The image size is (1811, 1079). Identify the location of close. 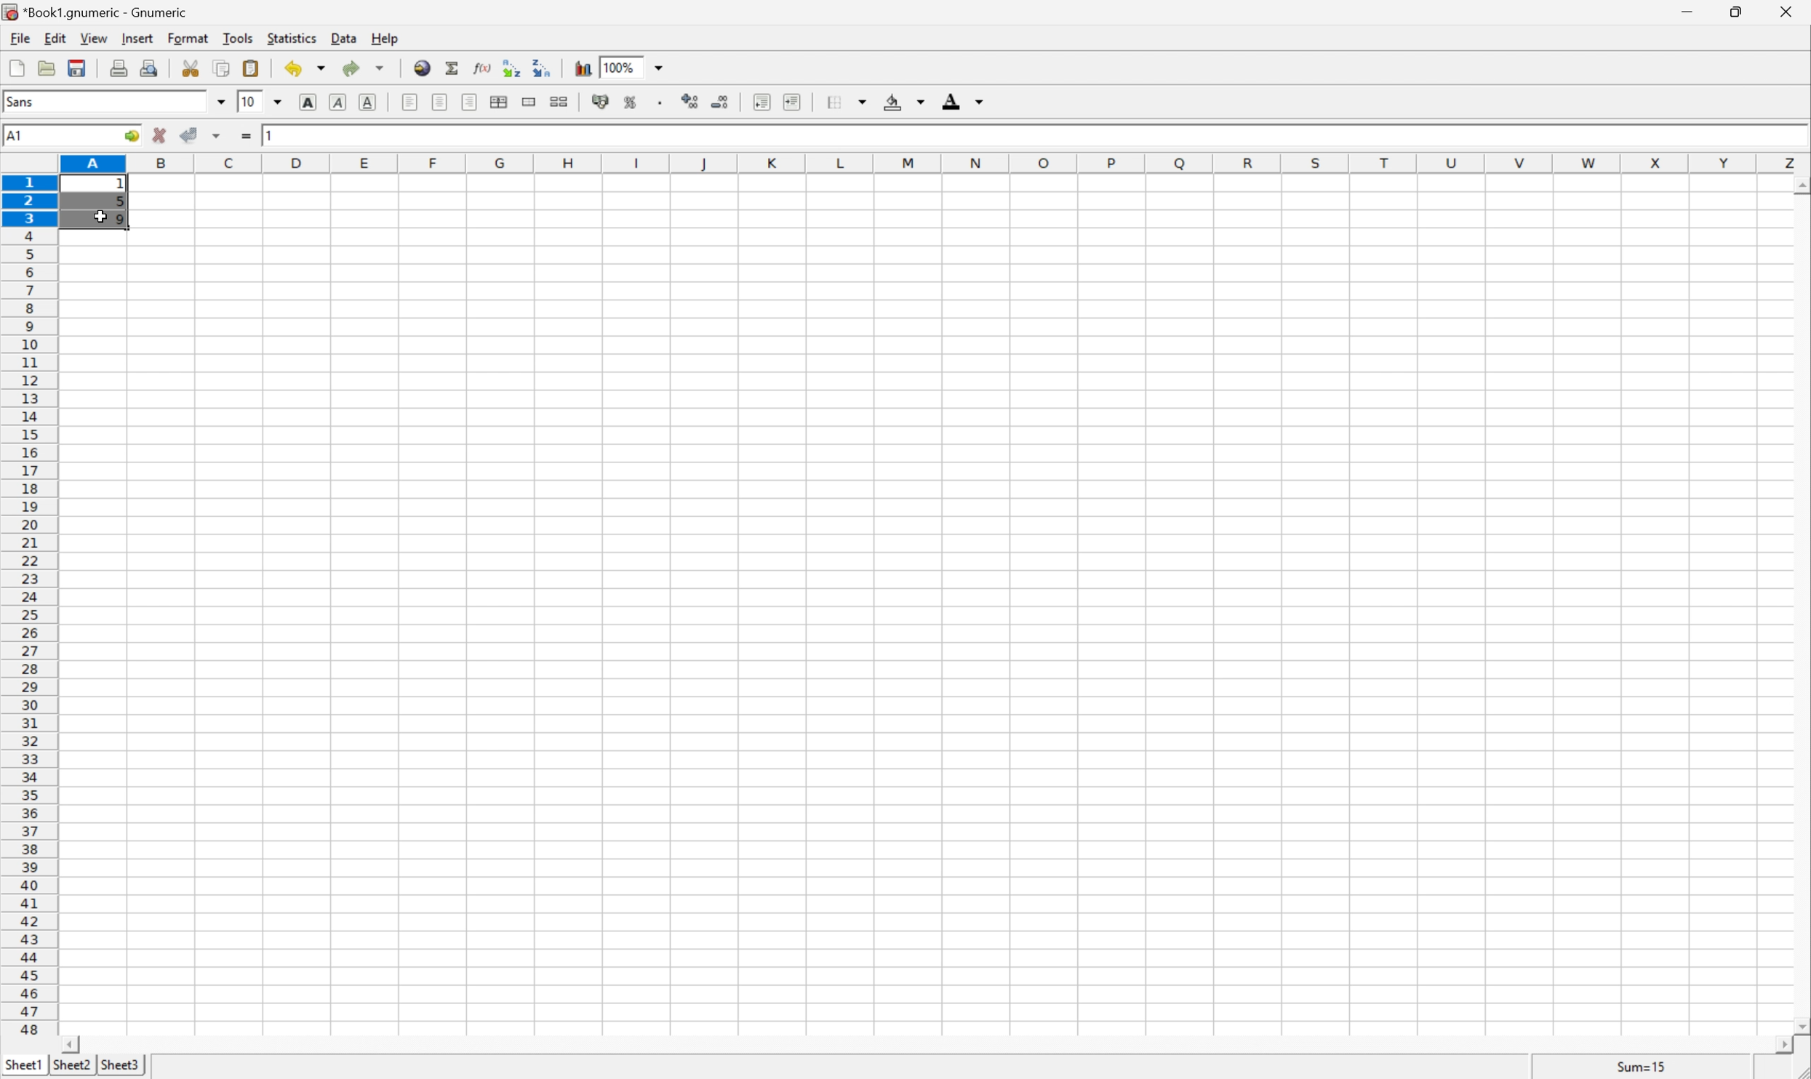
(1794, 12).